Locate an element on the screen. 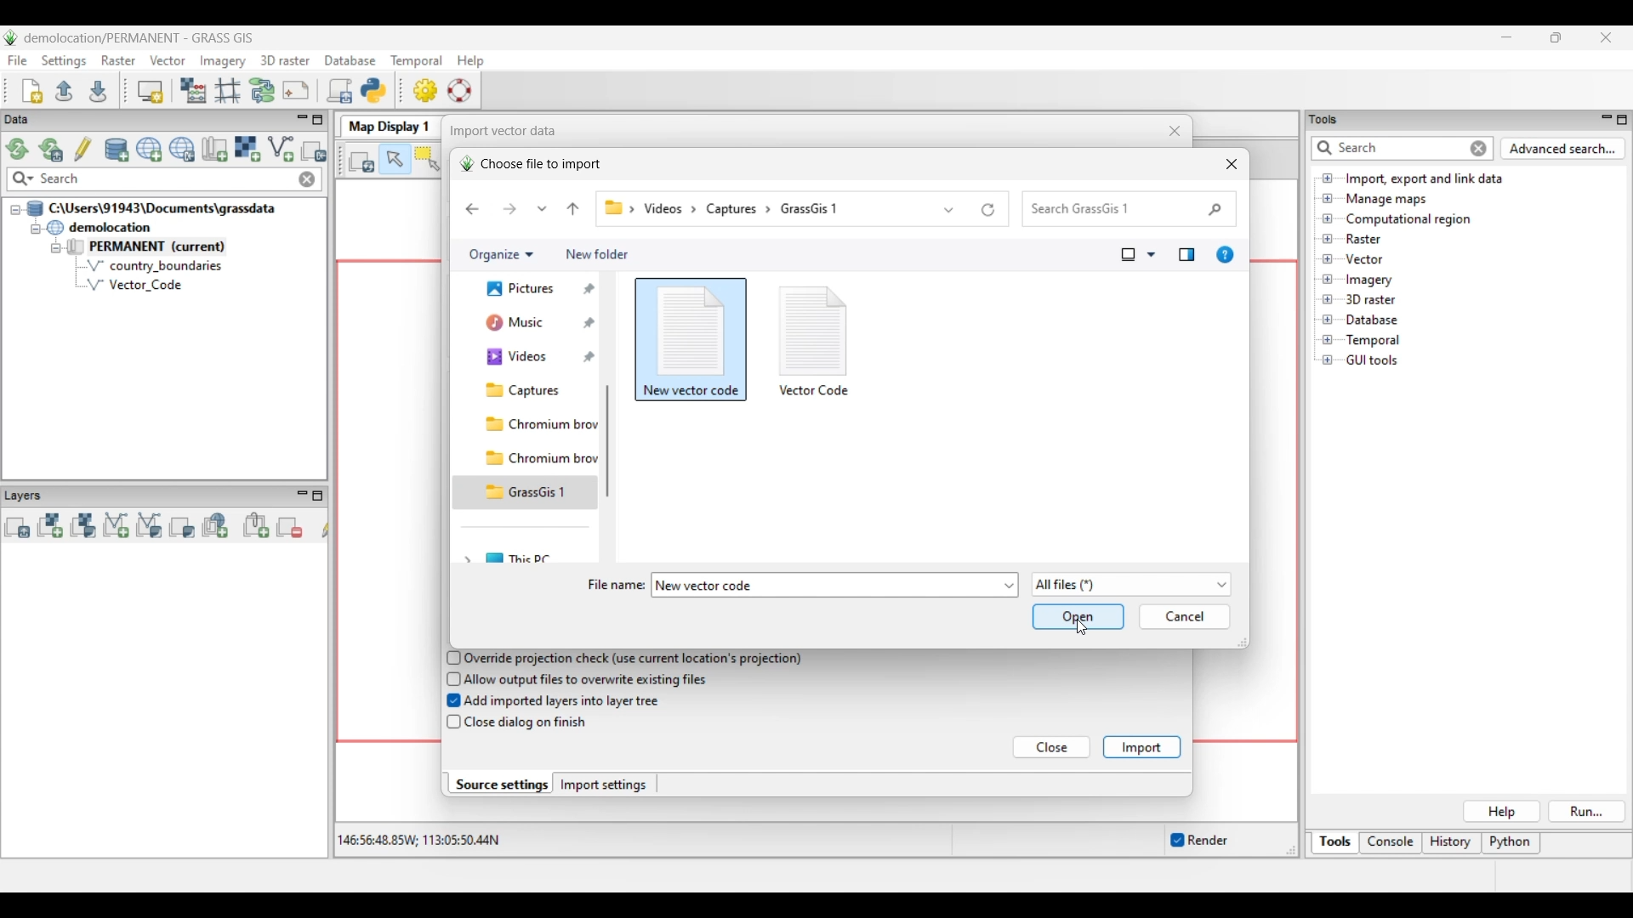 This screenshot has width=1633, height=918. File name: is located at coordinates (615, 586).